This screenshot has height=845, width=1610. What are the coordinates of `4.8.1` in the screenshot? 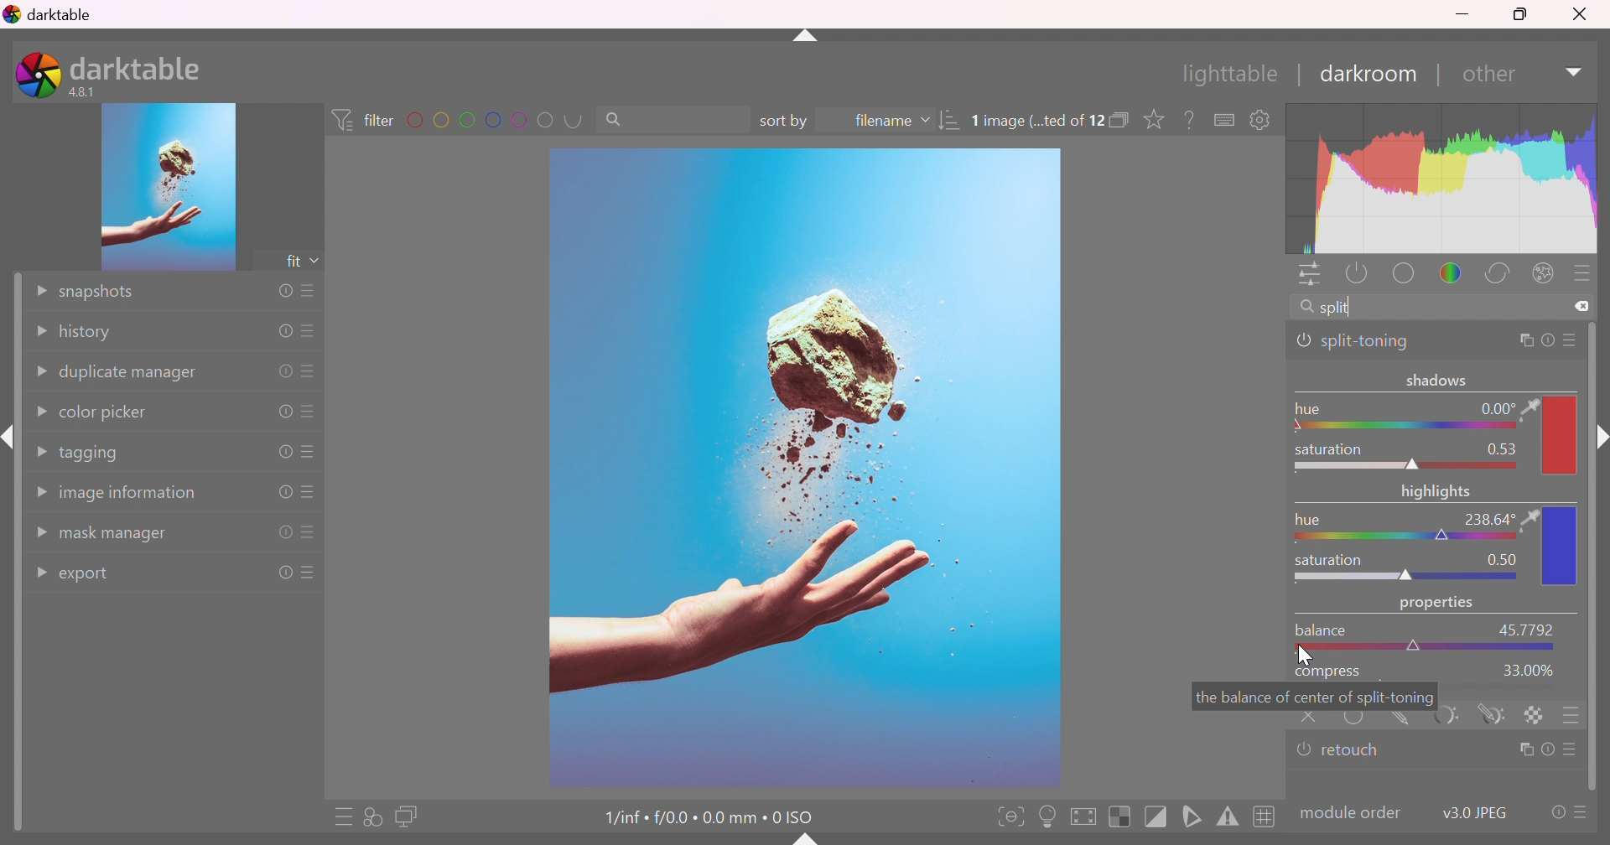 It's located at (87, 91).